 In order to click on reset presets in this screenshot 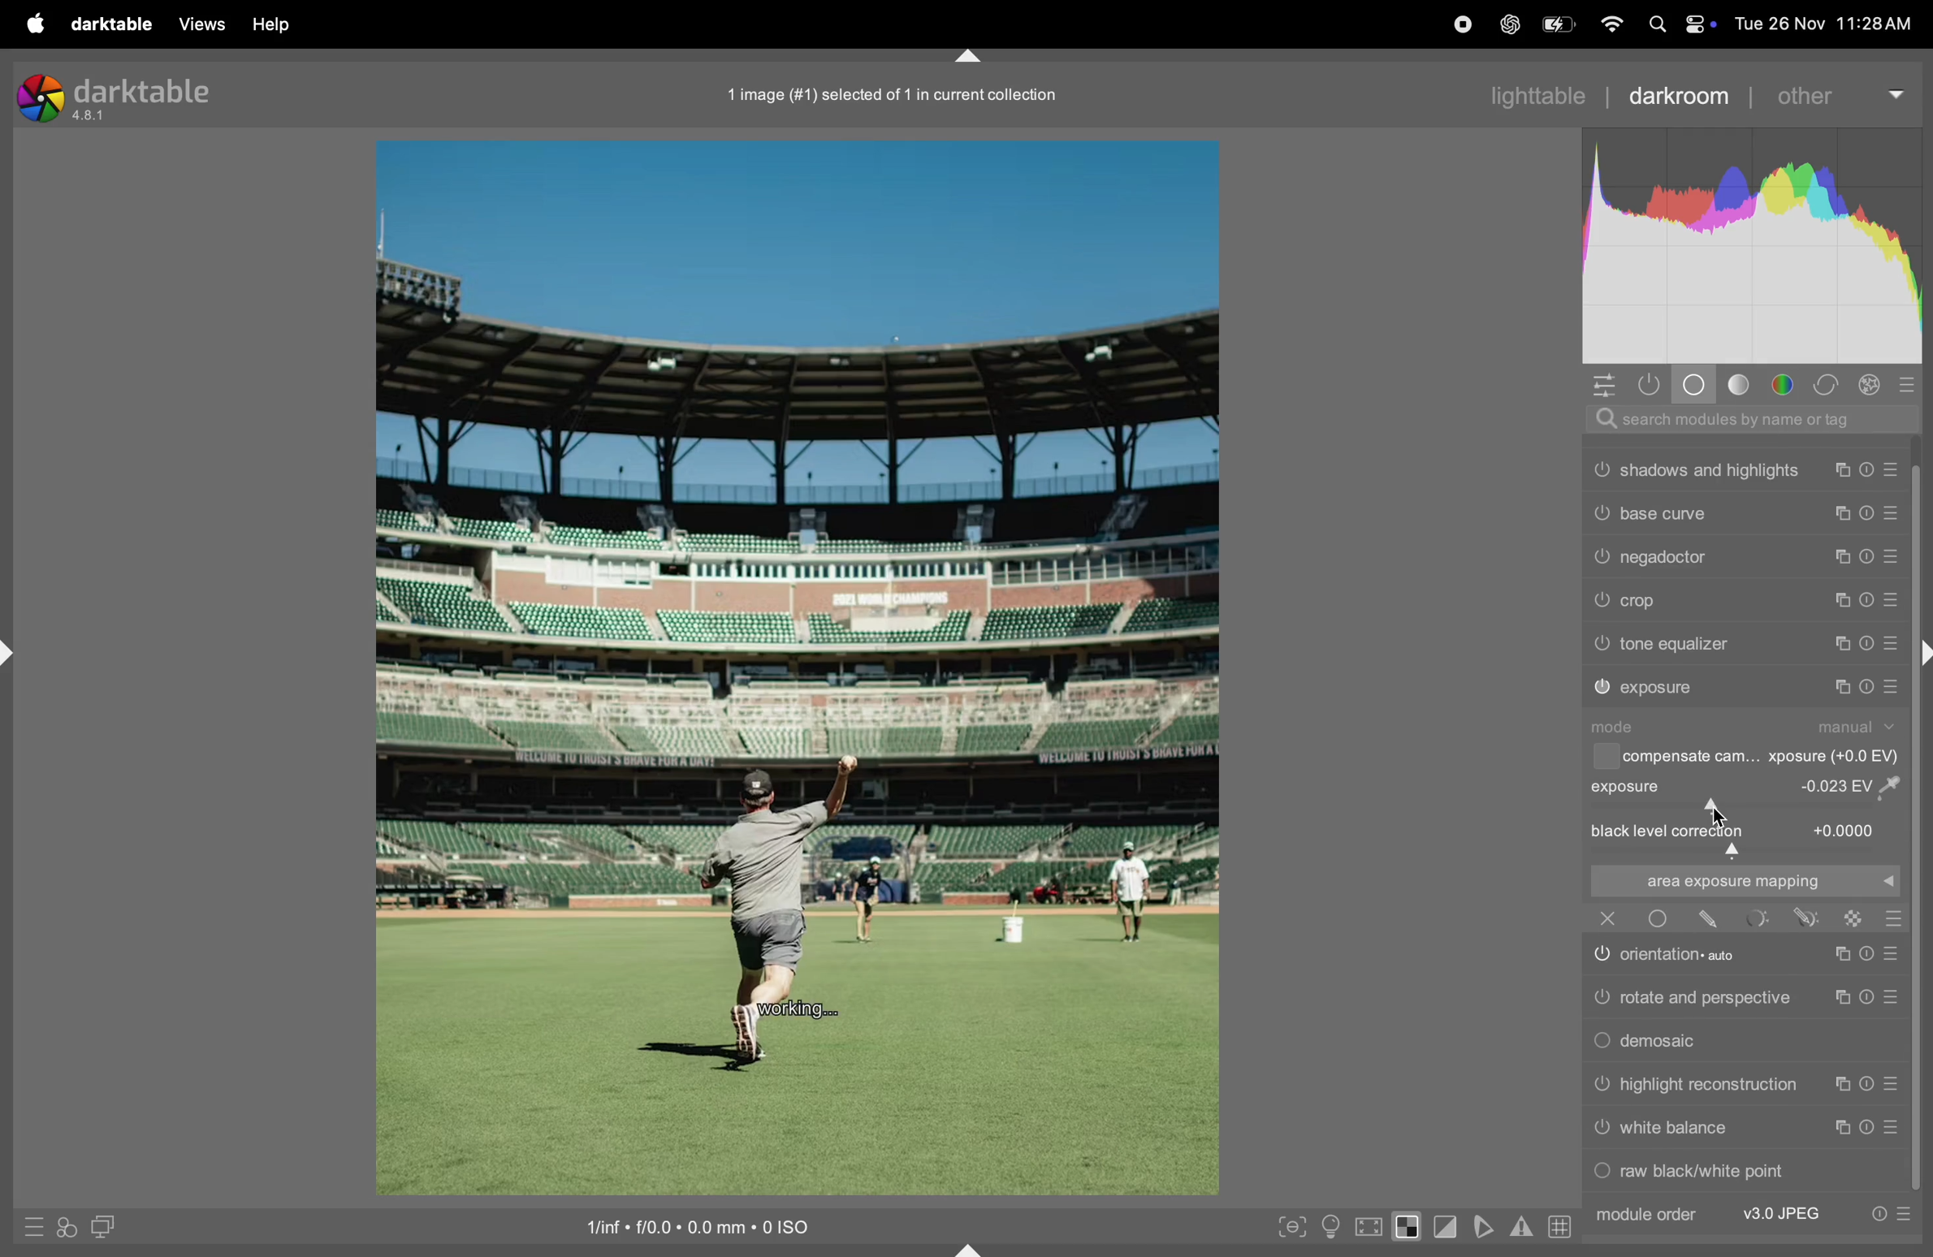, I will do `click(1865, 687)`.